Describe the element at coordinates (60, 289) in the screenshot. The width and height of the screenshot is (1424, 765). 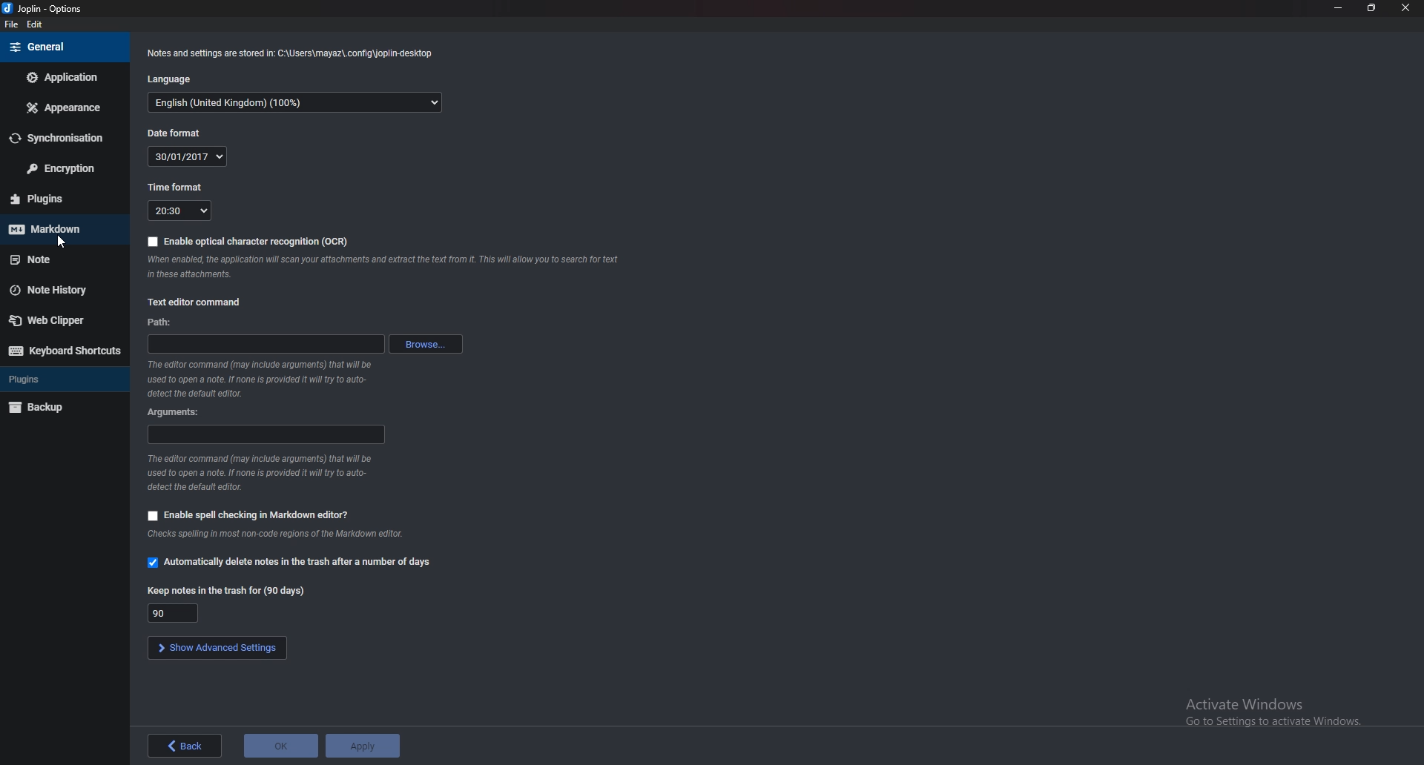
I see `note history` at that location.